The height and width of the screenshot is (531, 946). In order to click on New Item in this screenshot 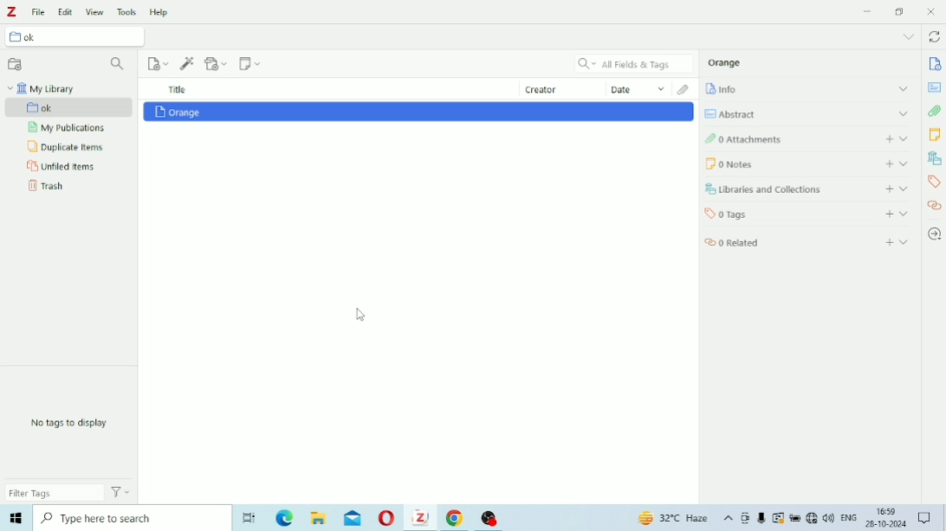, I will do `click(159, 63)`.